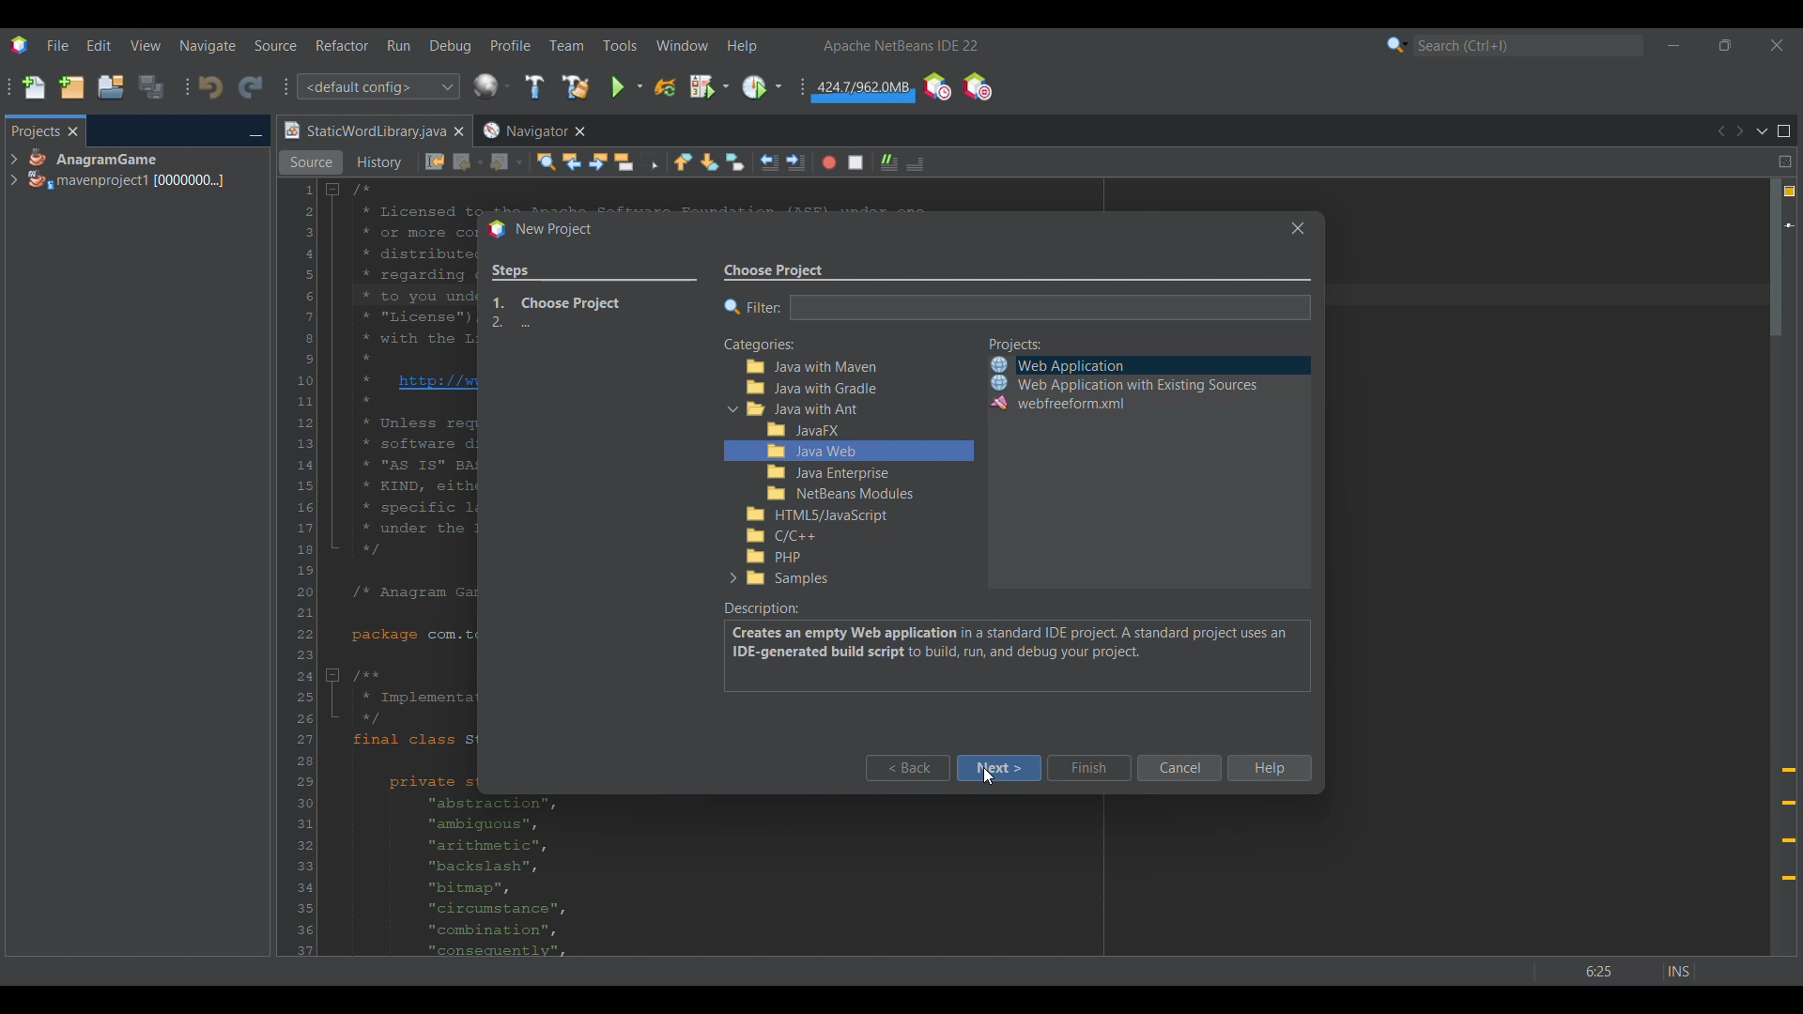 This screenshot has width=1803, height=1014. What do you see at coordinates (311, 162) in the screenshot?
I see `Source view` at bounding box center [311, 162].